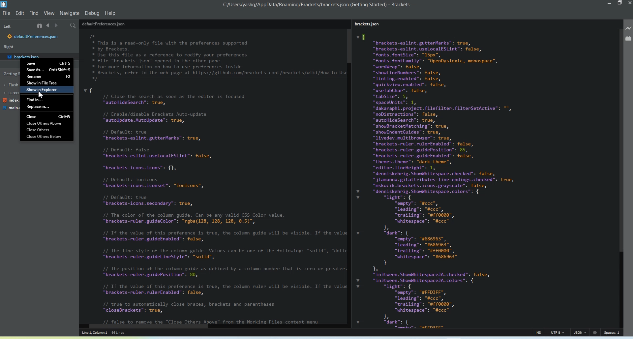 The image size is (633, 339). What do you see at coordinates (317, 5) in the screenshot?
I see `c:/users/yashg/appdata/roaming/brackets/brackets.json (getting started)-brackets` at bounding box center [317, 5].